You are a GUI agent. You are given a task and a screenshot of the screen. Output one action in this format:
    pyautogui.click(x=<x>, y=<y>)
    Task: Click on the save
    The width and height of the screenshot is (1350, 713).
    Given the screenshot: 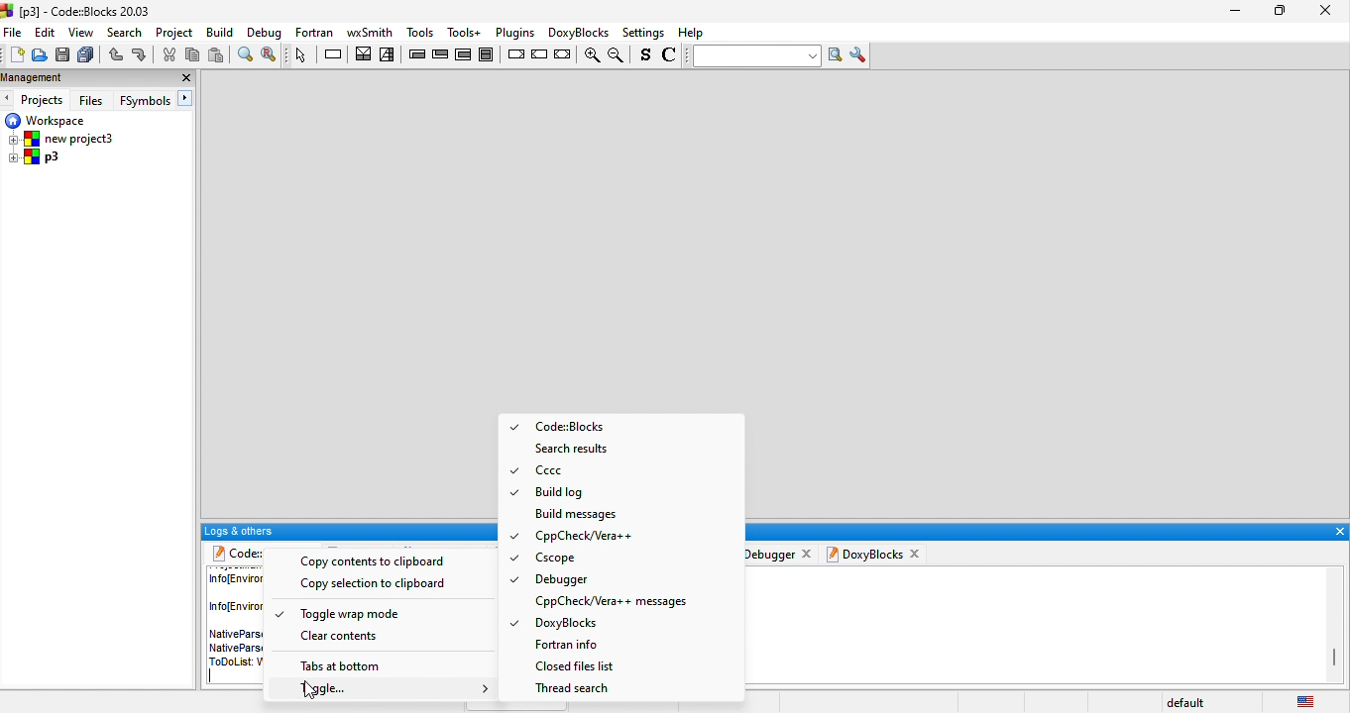 What is the action you would take?
    pyautogui.click(x=61, y=55)
    